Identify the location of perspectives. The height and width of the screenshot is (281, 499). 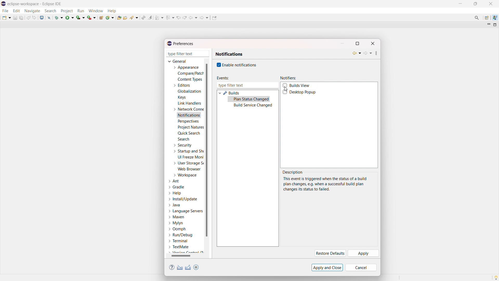
(188, 122).